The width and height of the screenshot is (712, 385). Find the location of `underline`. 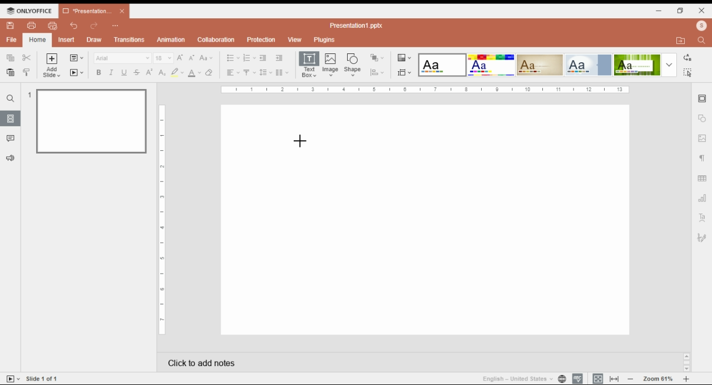

underline is located at coordinates (125, 72).